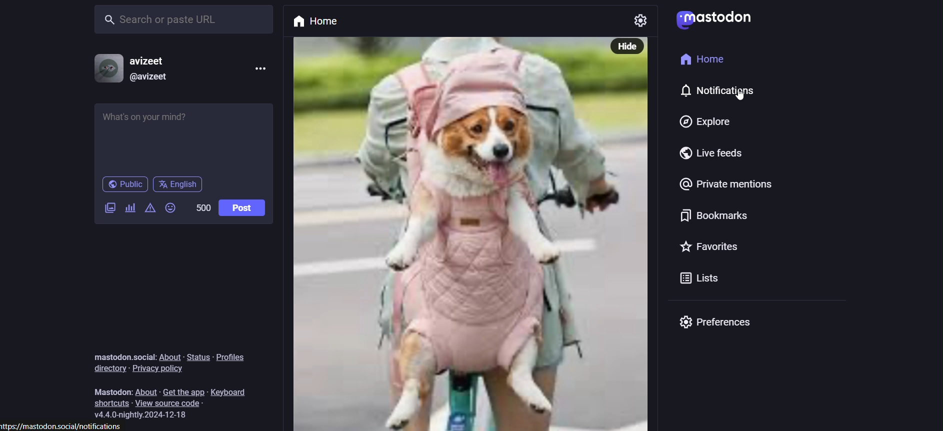 The height and width of the screenshot is (431, 943). I want to click on explore, so click(705, 122).